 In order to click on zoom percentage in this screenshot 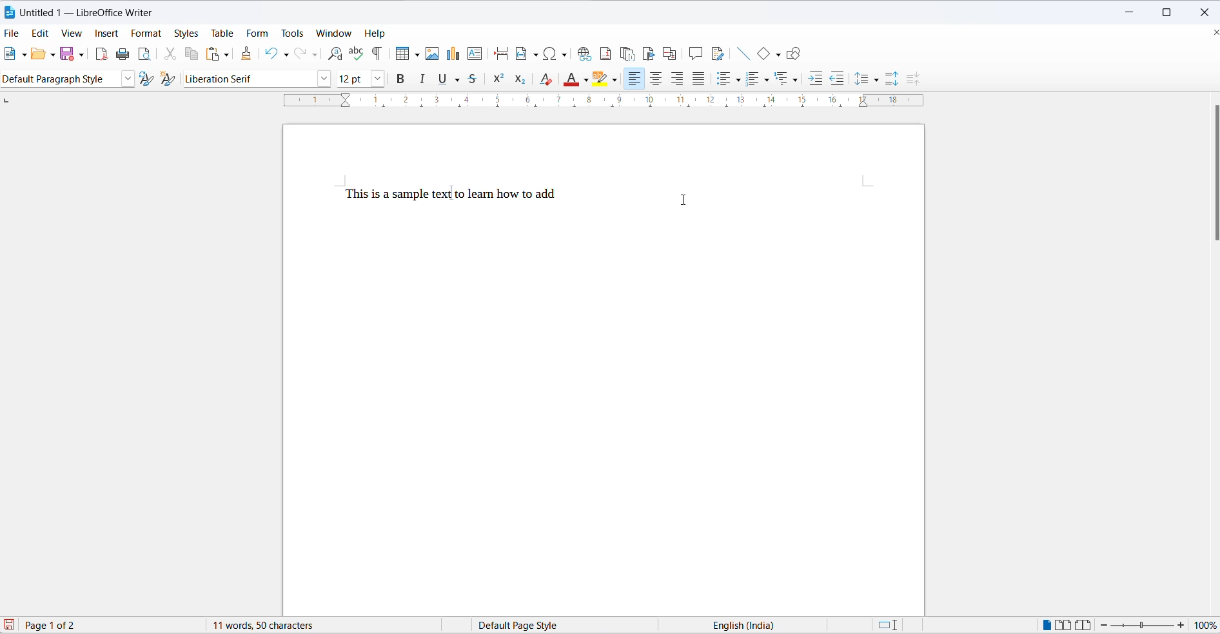, I will do `click(1207, 624)`.